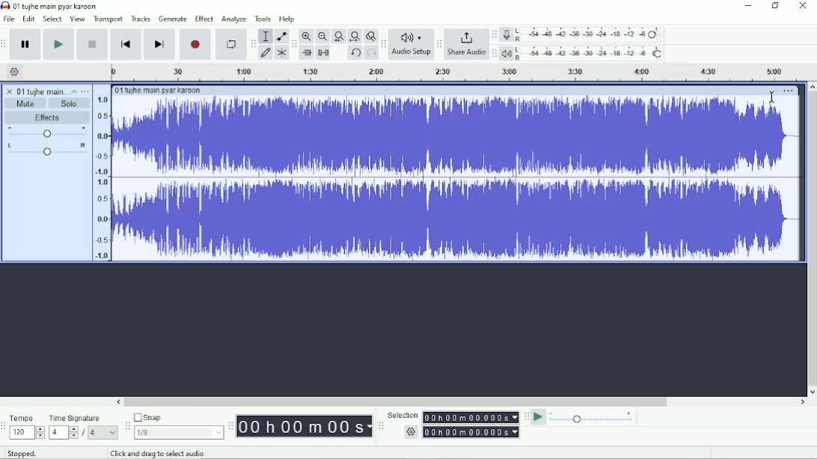  Describe the element at coordinates (105, 432) in the screenshot. I see `4` at that location.